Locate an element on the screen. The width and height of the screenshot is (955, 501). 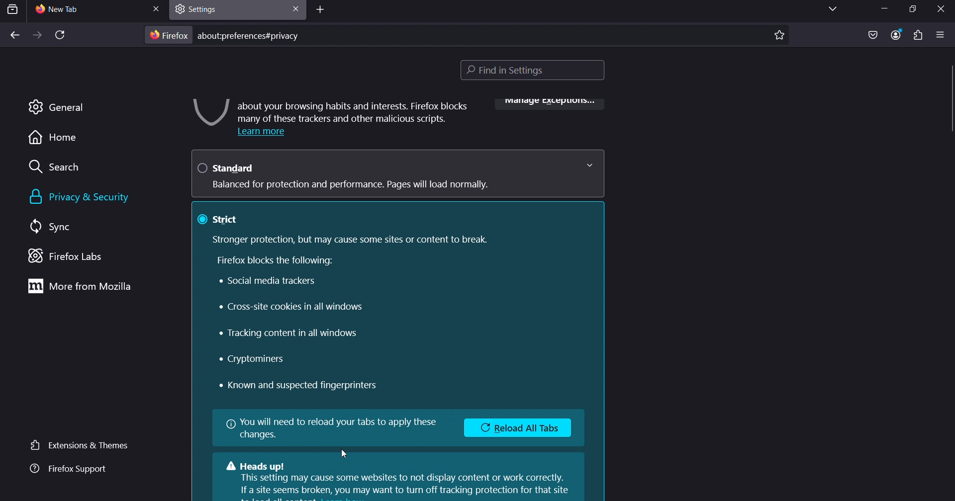
find in settings is located at coordinates (536, 72).